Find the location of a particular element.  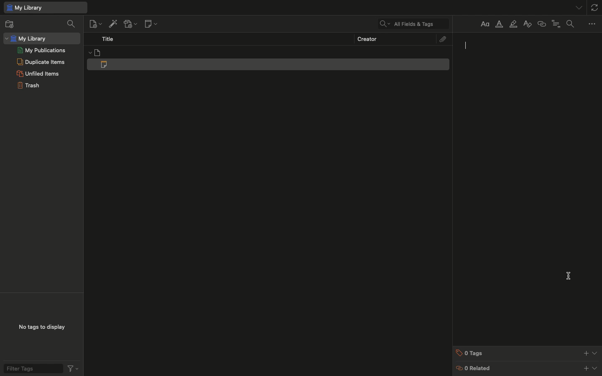

Filter collections is located at coordinates (71, 24).